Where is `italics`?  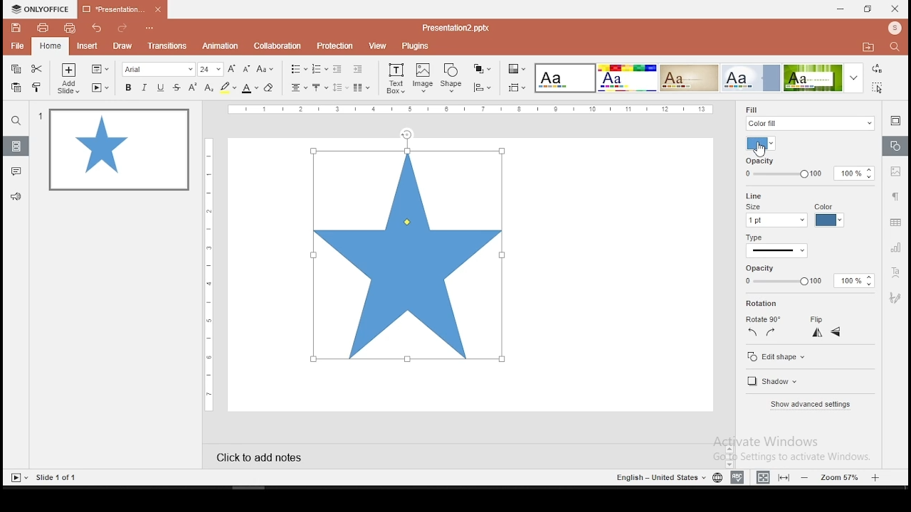
italics is located at coordinates (144, 87).